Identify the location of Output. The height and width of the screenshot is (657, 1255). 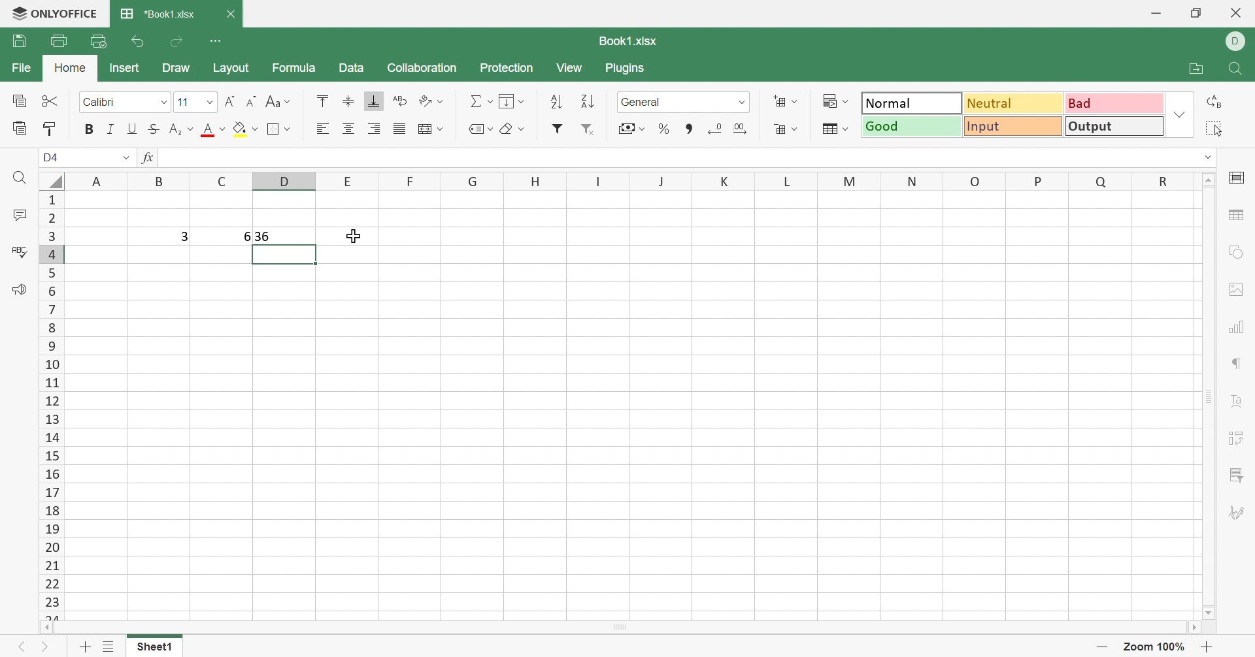
(1114, 127).